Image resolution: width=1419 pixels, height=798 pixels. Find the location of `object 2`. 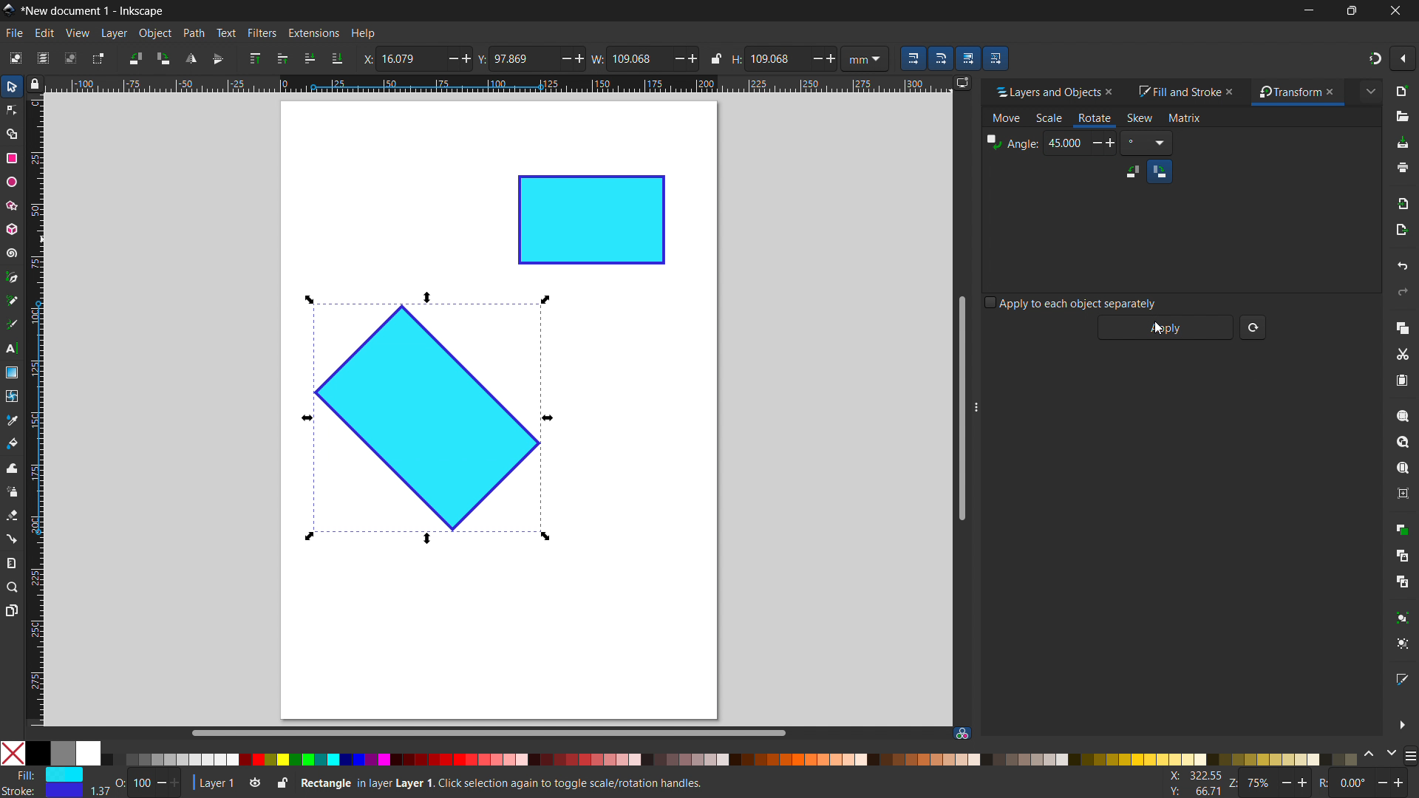

object 2 is located at coordinates (592, 220).